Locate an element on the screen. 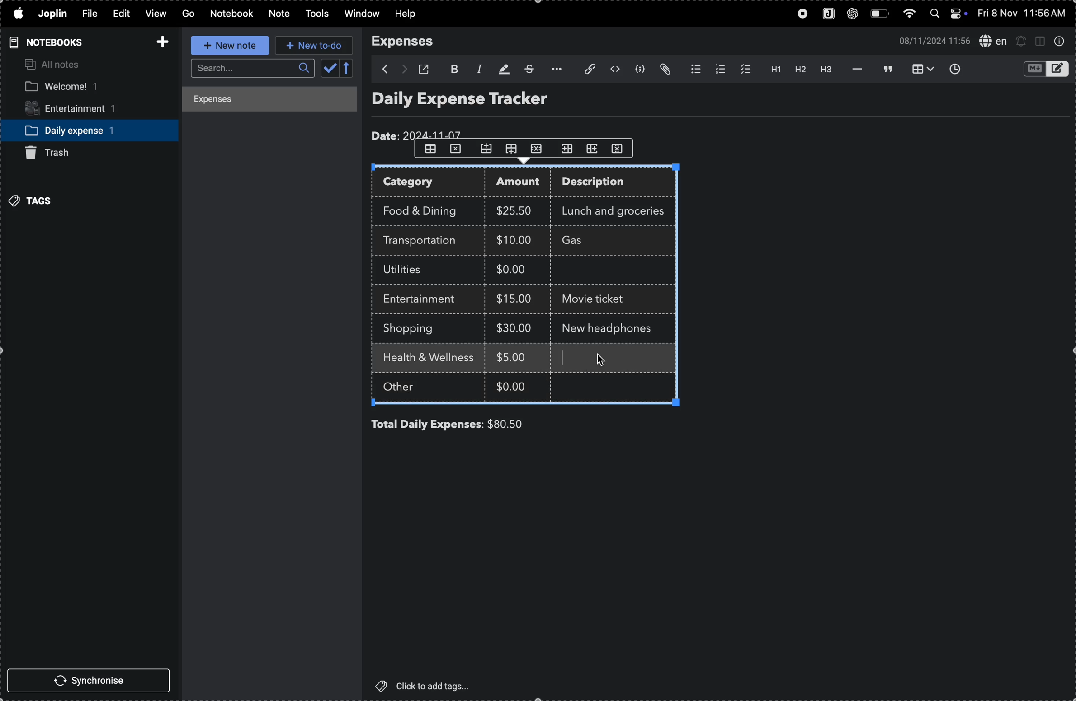  bulletlist is located at coordinates (694, 70).